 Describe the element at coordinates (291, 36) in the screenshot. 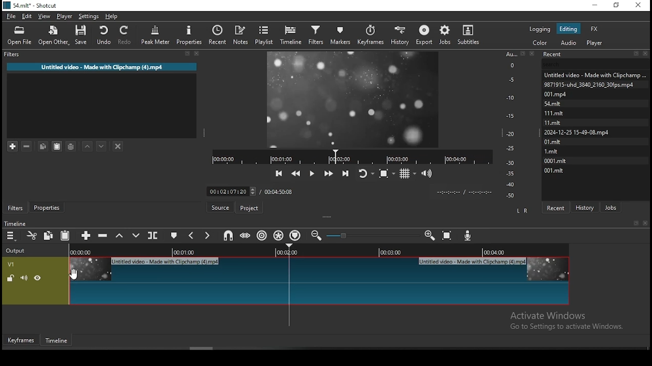

I see `timeline` at that location.